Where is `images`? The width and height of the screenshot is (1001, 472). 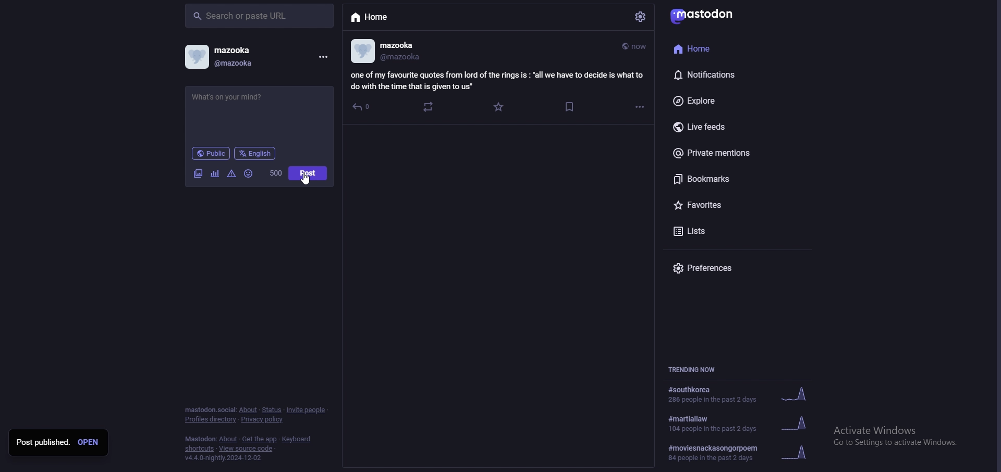 images is located at coordinates (198, 175).